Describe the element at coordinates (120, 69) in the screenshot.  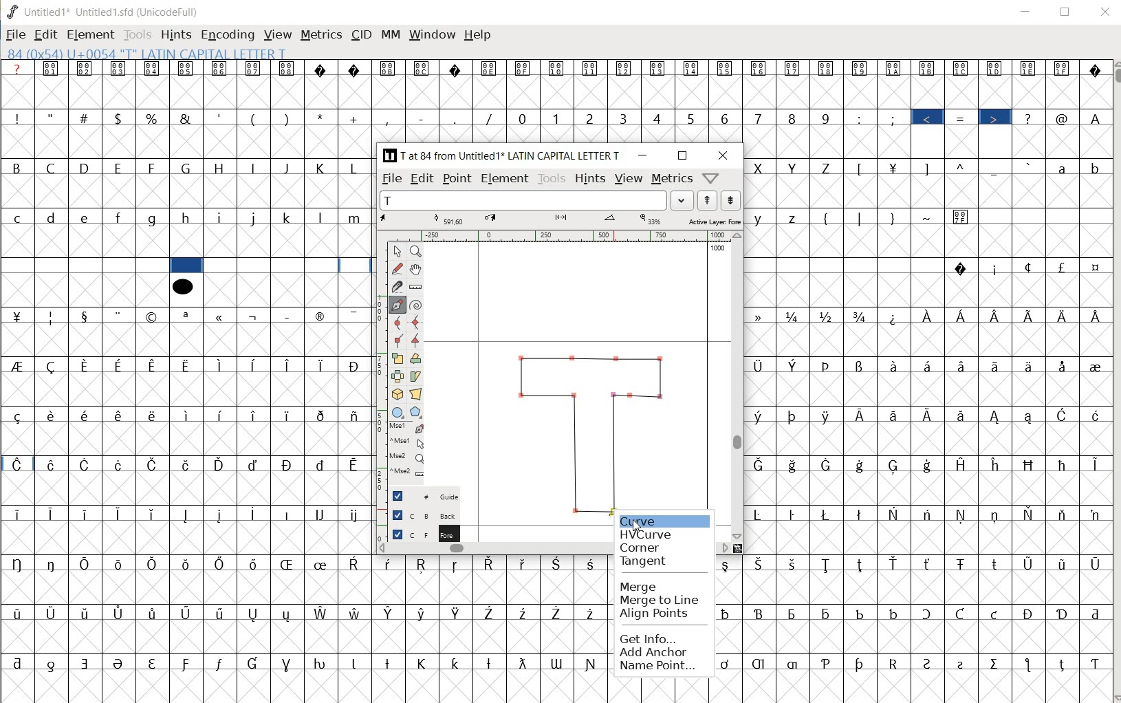
I see `Symbol` at that location.